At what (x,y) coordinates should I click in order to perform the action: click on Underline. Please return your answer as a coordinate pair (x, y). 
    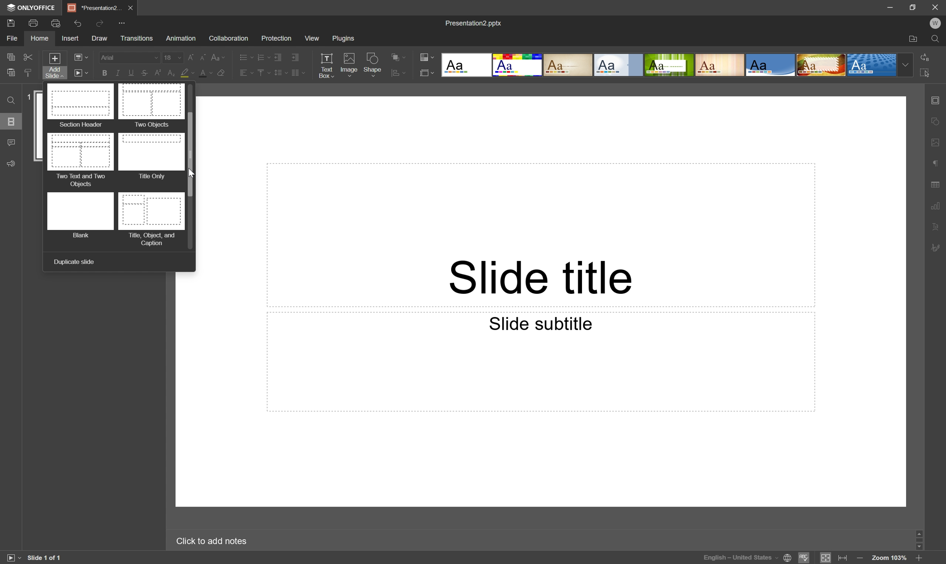
    Looking at the image, I should click on (130, 72).